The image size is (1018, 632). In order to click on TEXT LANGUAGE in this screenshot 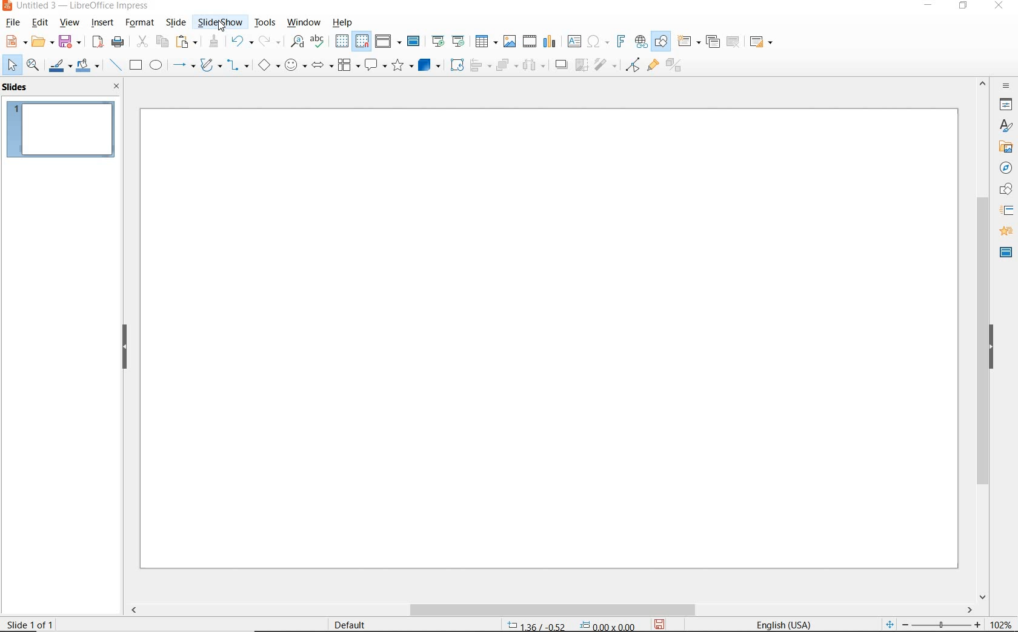, I will do `click(784, 623)`.